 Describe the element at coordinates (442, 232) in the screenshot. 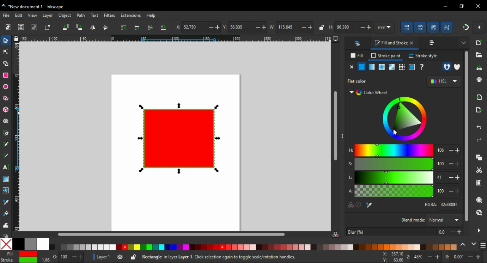

I see `0` at that location.